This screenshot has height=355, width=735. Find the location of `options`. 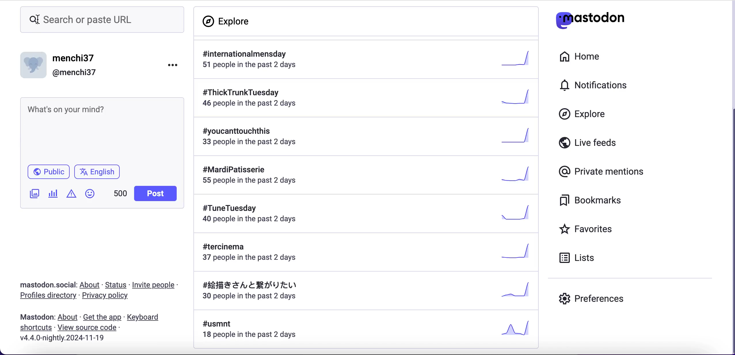

options is located at coordinates (173, 64).